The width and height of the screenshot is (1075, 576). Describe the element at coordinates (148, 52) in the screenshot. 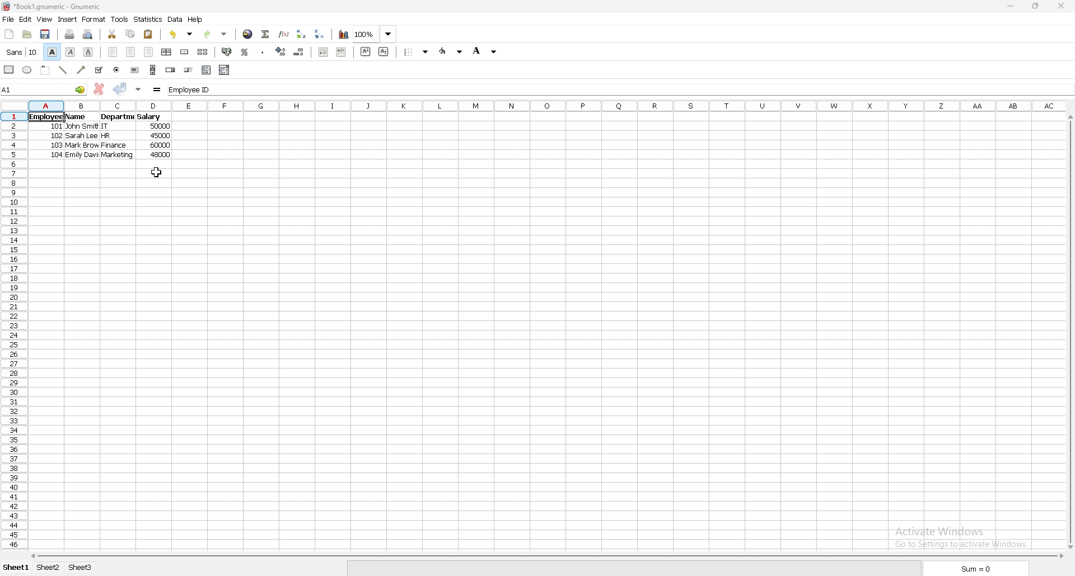

I see `right indent` at that location.